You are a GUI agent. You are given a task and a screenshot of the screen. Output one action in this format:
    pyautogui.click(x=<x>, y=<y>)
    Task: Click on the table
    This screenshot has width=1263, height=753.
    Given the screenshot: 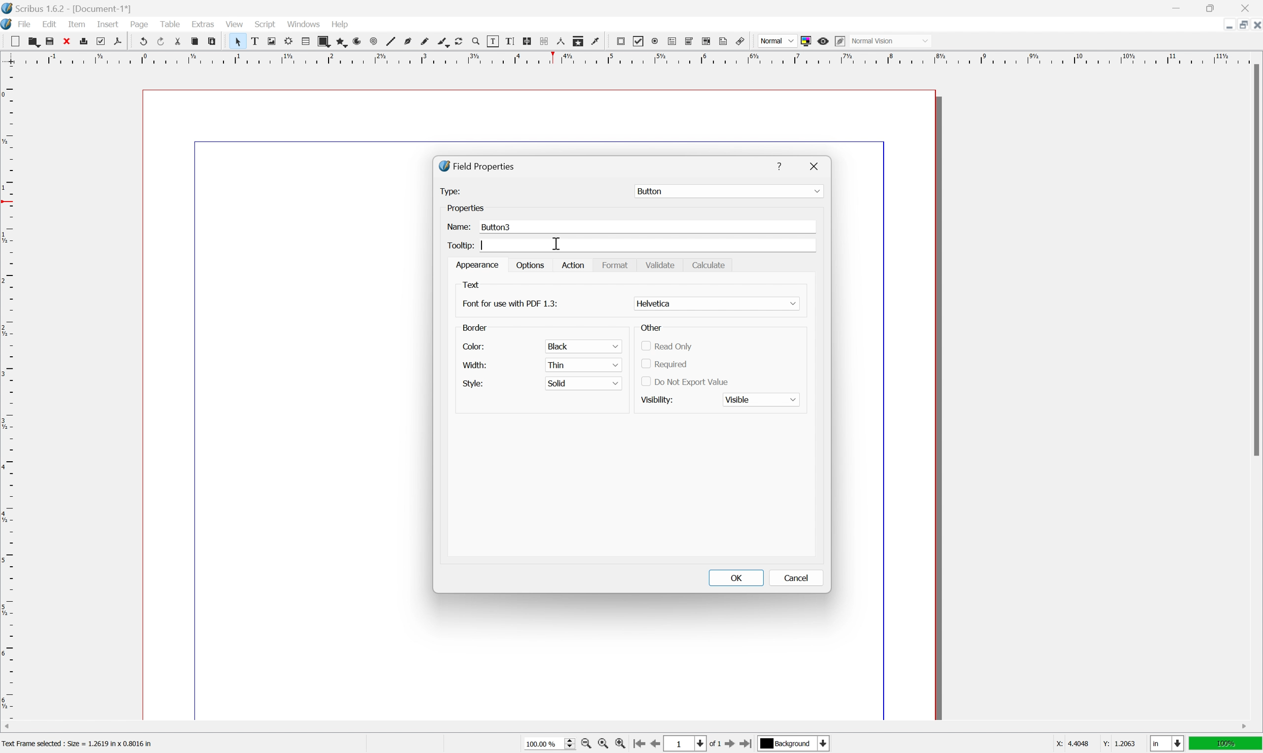 What is the action you would take?
    pyautogui.click(x=305, y=42)
    